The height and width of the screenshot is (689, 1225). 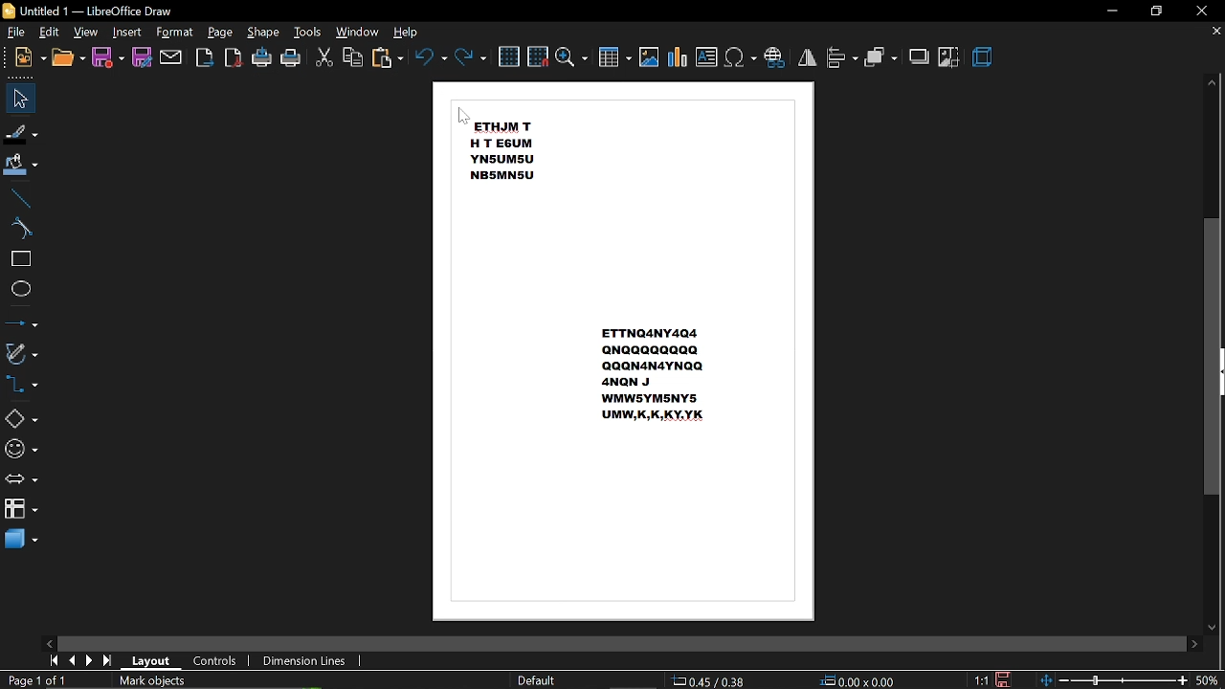 I want to click on dimension lines, so click(x=304, y=660).